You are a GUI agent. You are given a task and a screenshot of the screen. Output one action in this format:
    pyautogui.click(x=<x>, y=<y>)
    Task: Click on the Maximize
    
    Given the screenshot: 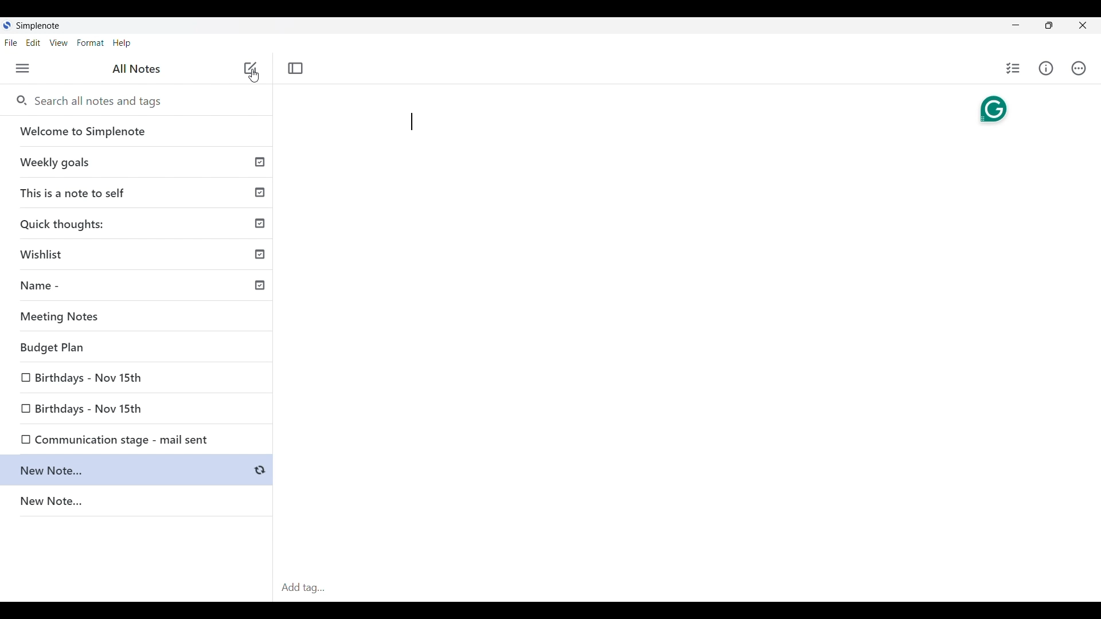 What is the action you would take?
    pyautogui.click(x=1049, y=25)
    